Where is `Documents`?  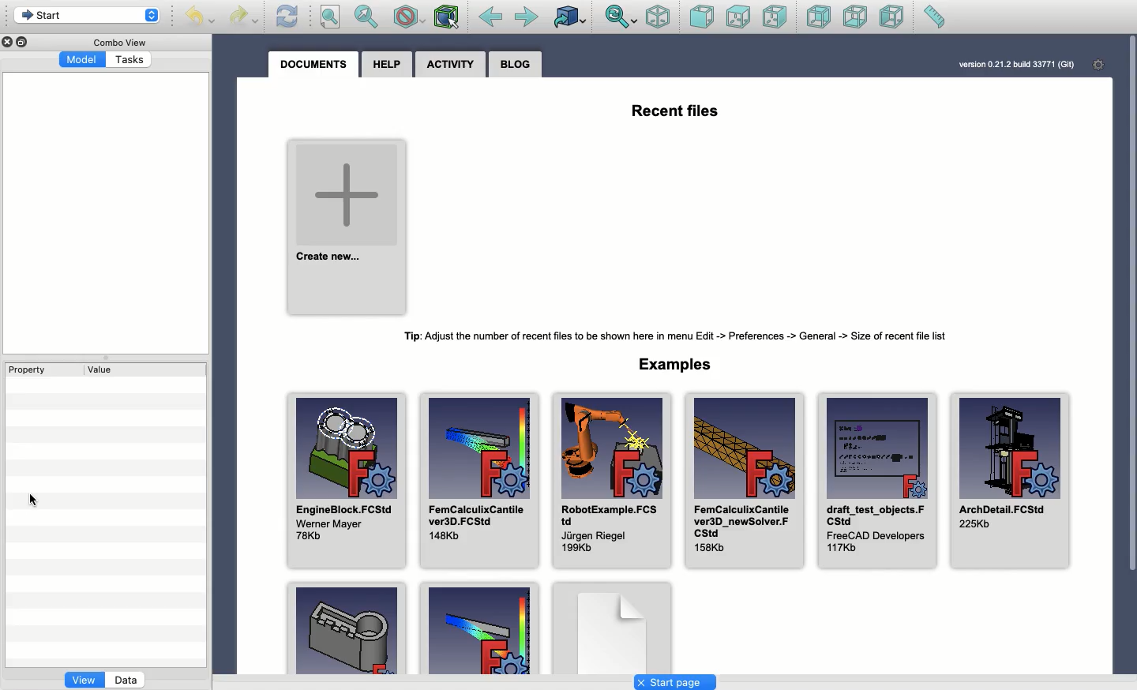
Documents is located at coordinates (314, 66).